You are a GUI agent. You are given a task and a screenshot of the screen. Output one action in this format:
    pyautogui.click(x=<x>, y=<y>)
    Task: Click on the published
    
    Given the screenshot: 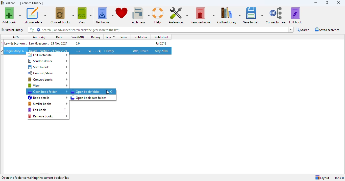 What is the action you would take?
    pyautogui.click(x=160, y=37)
    